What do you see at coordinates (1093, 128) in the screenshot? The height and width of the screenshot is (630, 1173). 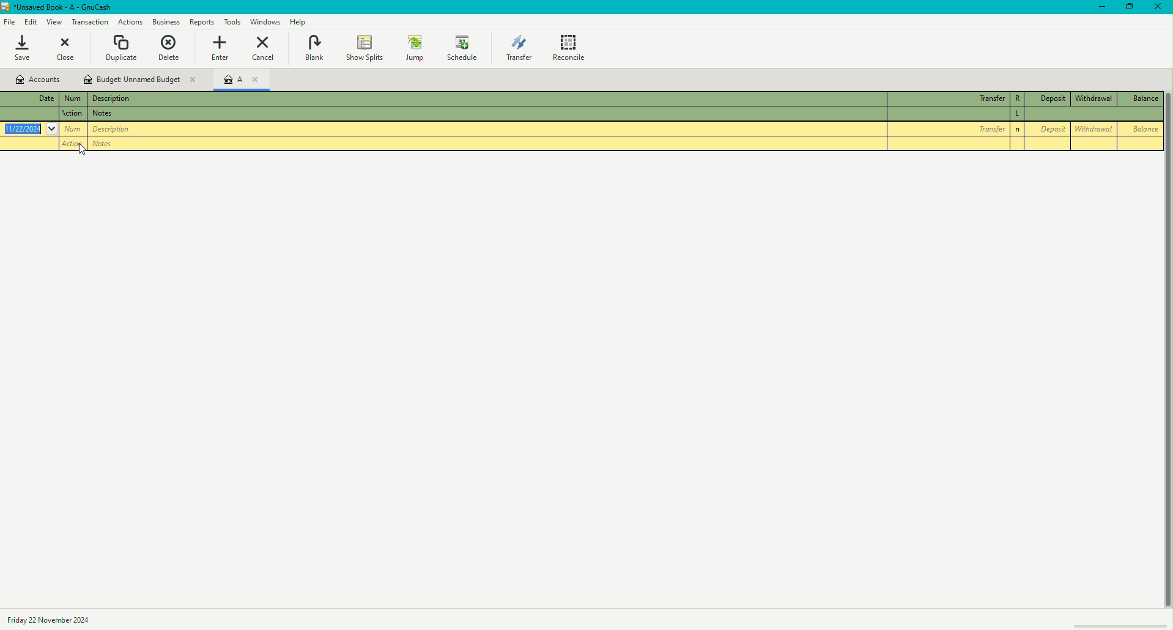 I see `Withdrawal` at bounding box center [1093, 128].